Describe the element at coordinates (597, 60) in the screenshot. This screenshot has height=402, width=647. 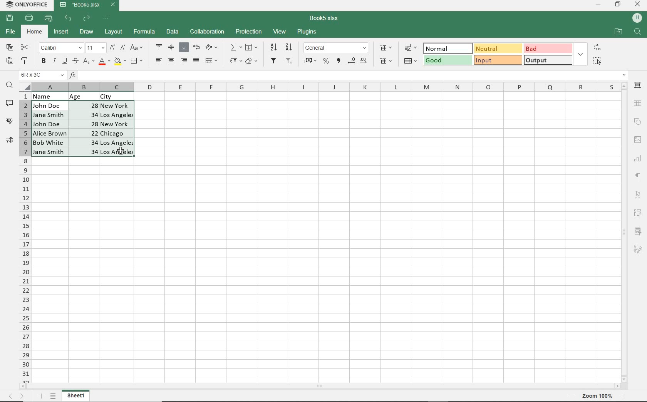
I see `SELECT ALL` at that location.